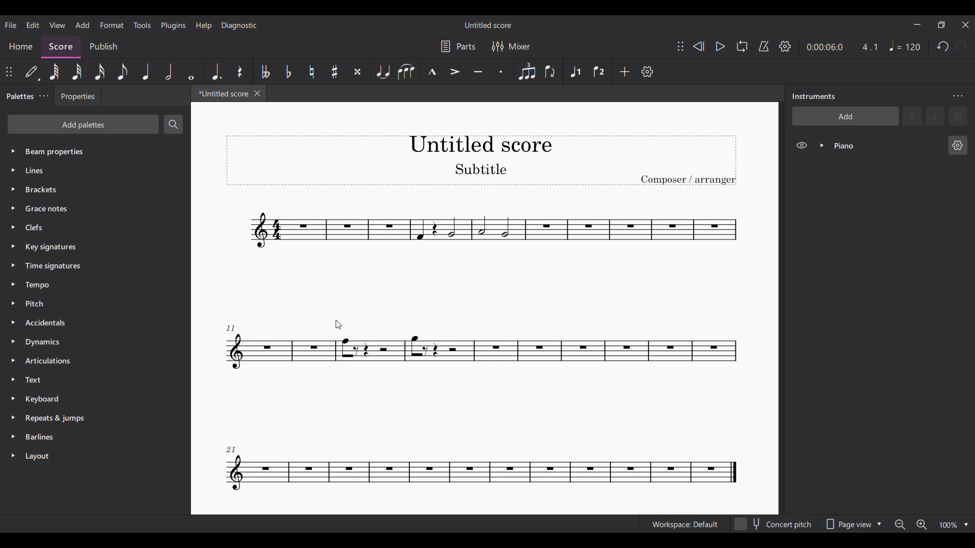 The height and width of the screenshot is (548, 975). What do you see at coordinates (77, 72) in the screenshot?
I see `32nd note` at bounding box center [77, 72].